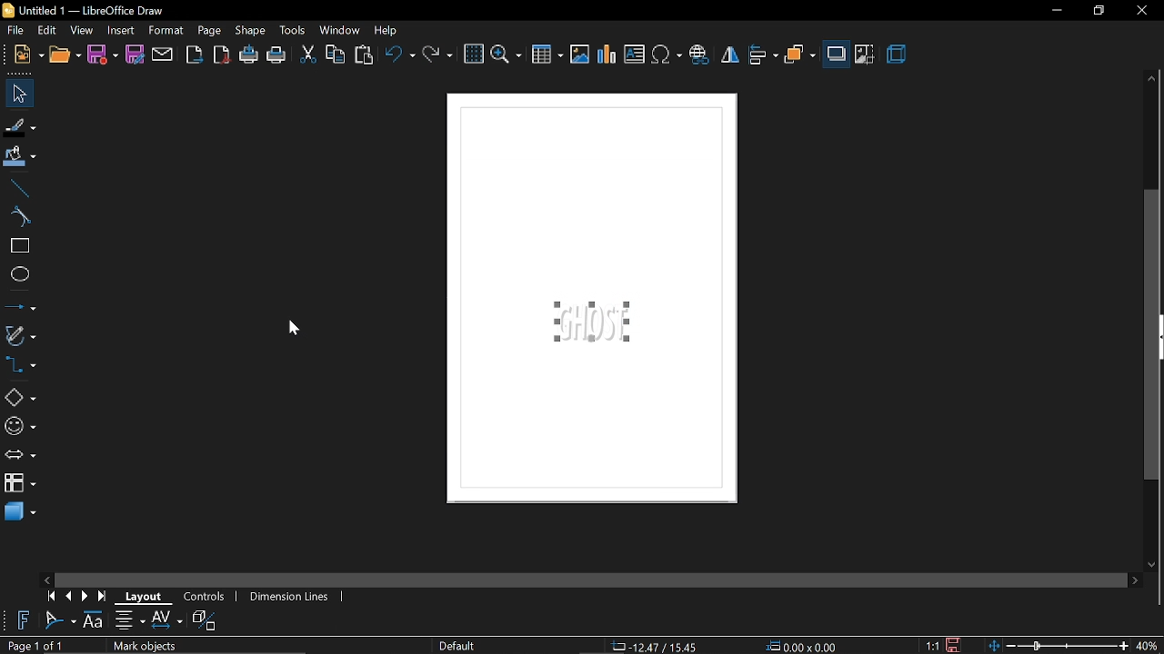 The width and height of the screenshot is (1164, 654). Describe the element at coordinates (146, 596) in the screenshot. I see `layout` at that location.